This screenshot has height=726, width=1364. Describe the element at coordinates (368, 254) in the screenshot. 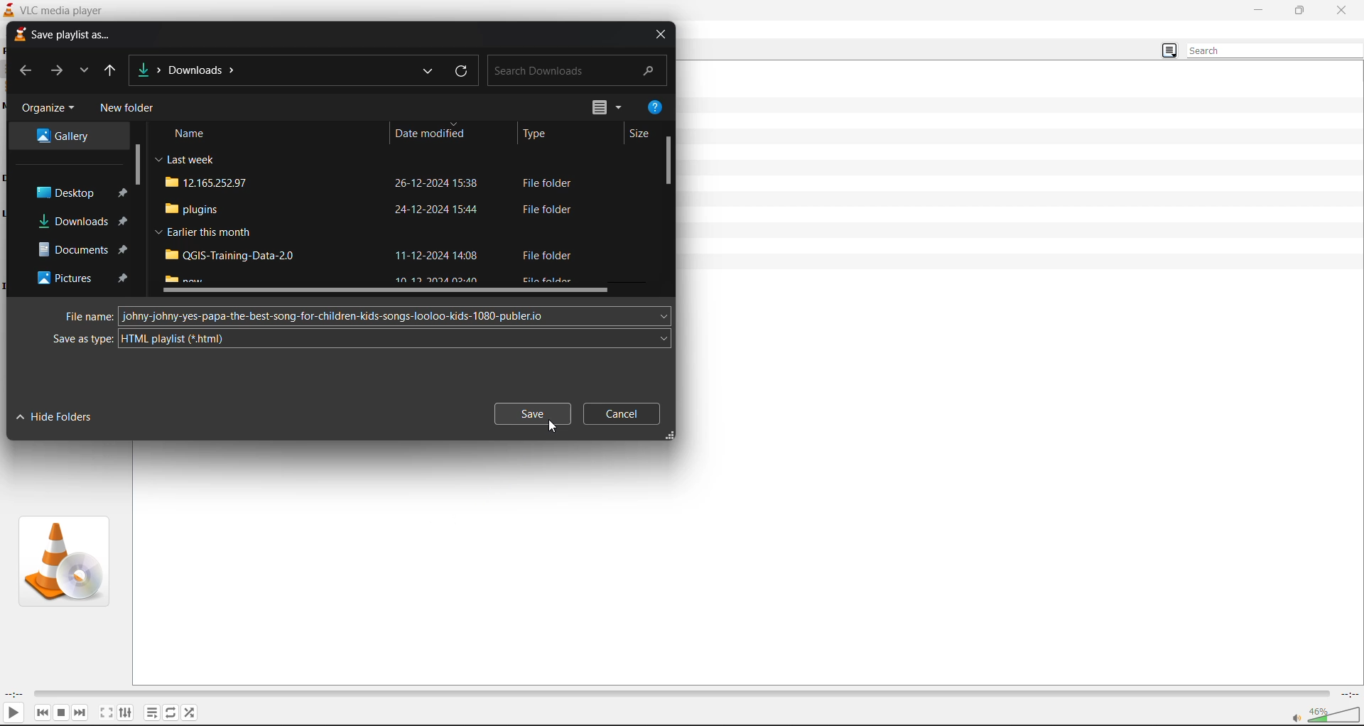

I see `Earlier this month` at that location.